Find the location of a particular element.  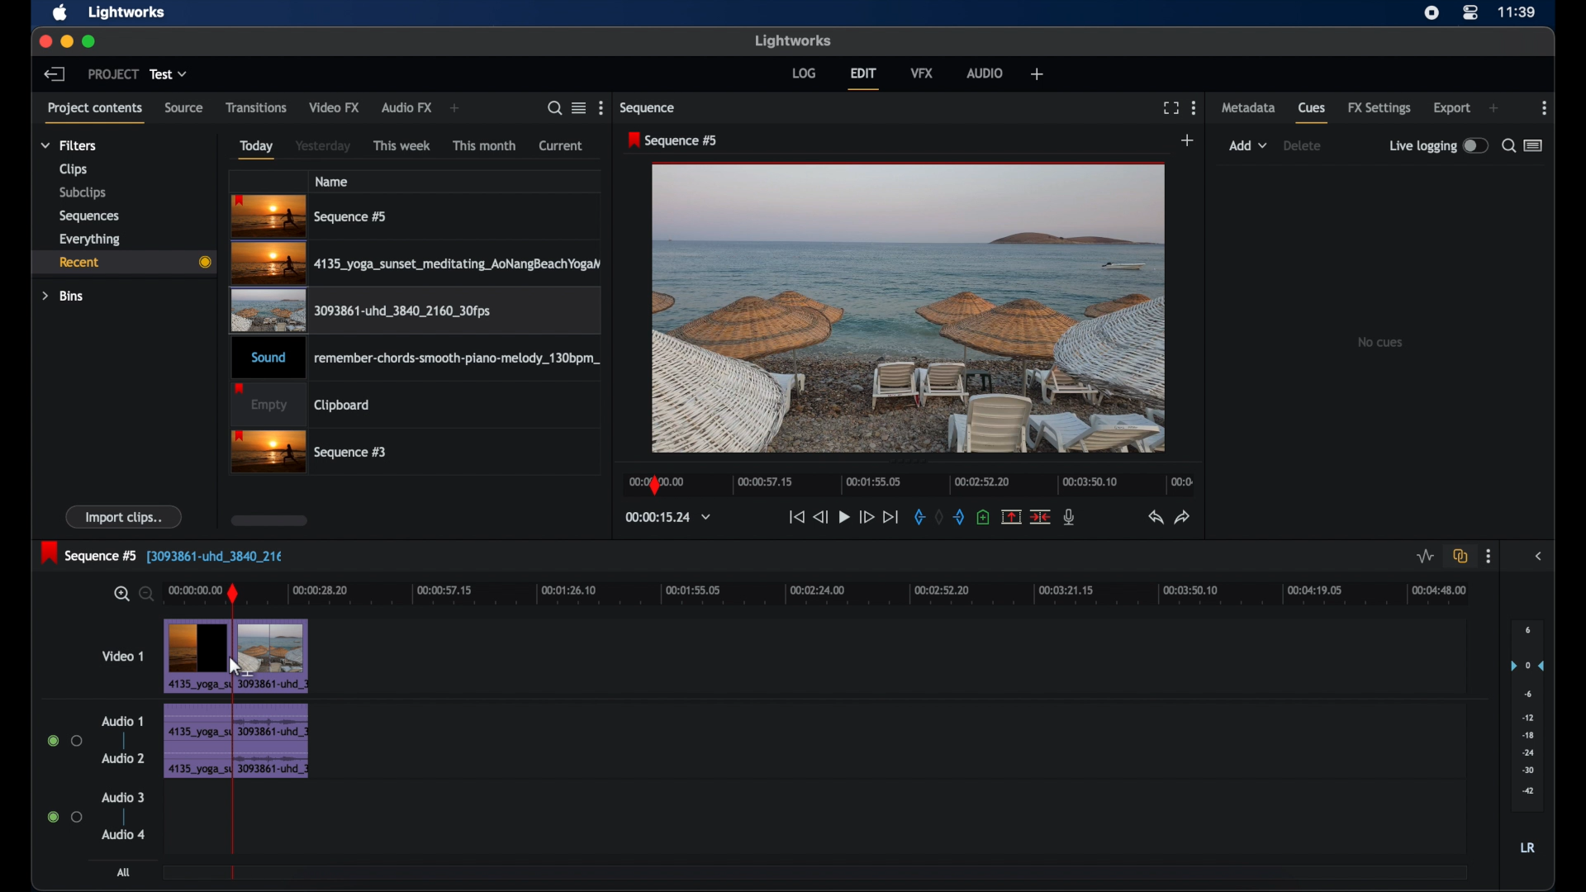

video clip is located at coordinates (275, 655).